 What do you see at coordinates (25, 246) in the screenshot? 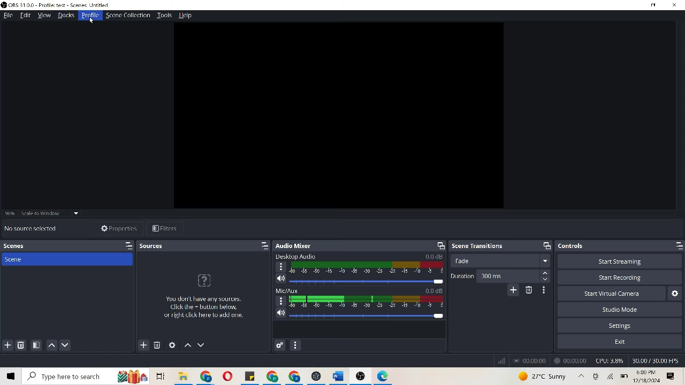
I see `scenes` at bounding box center [25, 246].